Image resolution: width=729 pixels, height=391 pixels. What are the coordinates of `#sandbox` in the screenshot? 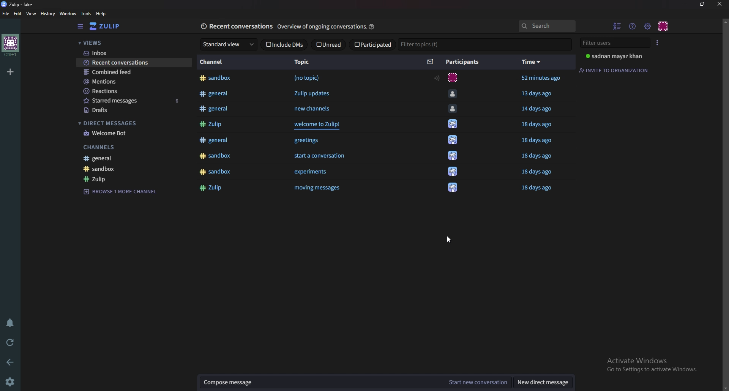 It's located at (216, 79).